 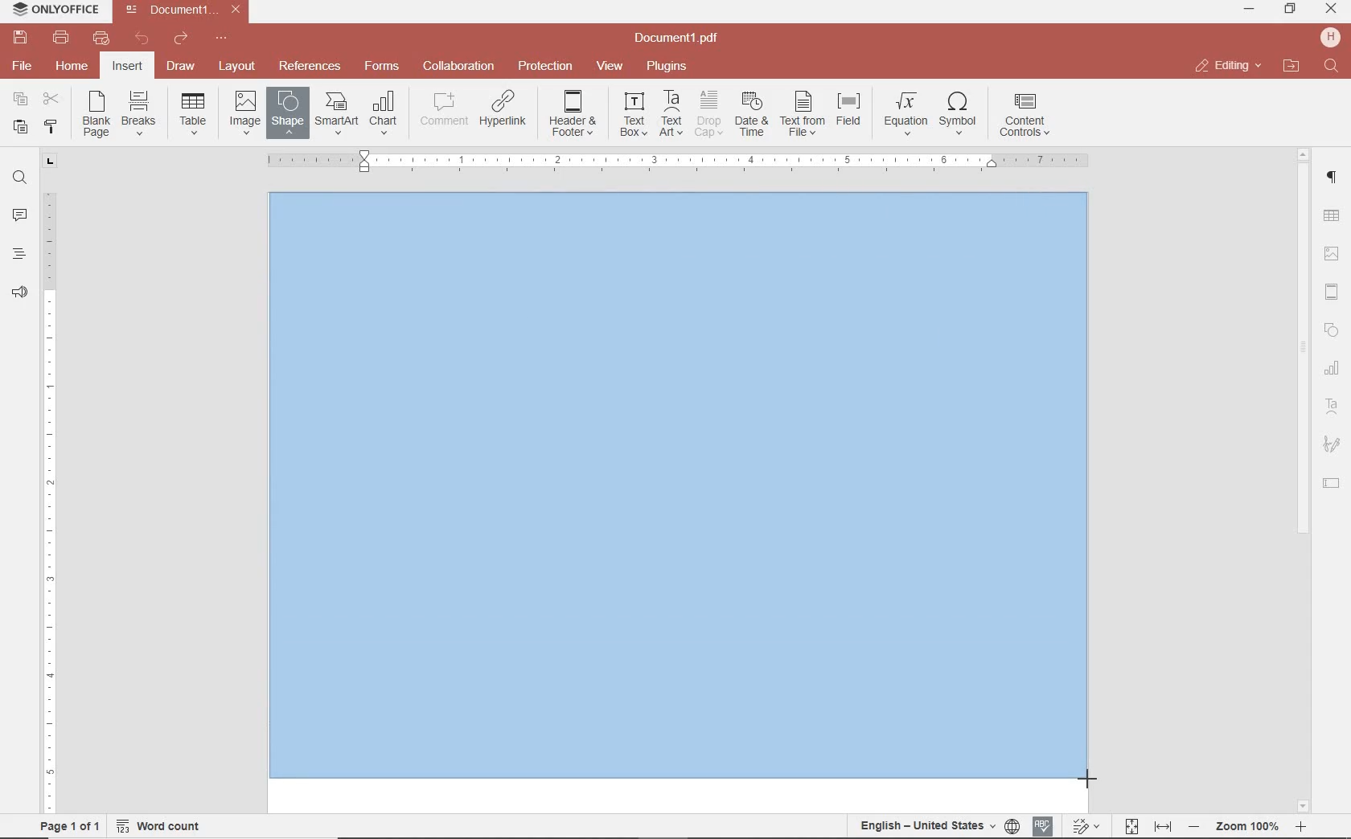 What do you see at coordinates (126, 68) in the screenshot?
I see `insert` at bounding box center [126, 68].